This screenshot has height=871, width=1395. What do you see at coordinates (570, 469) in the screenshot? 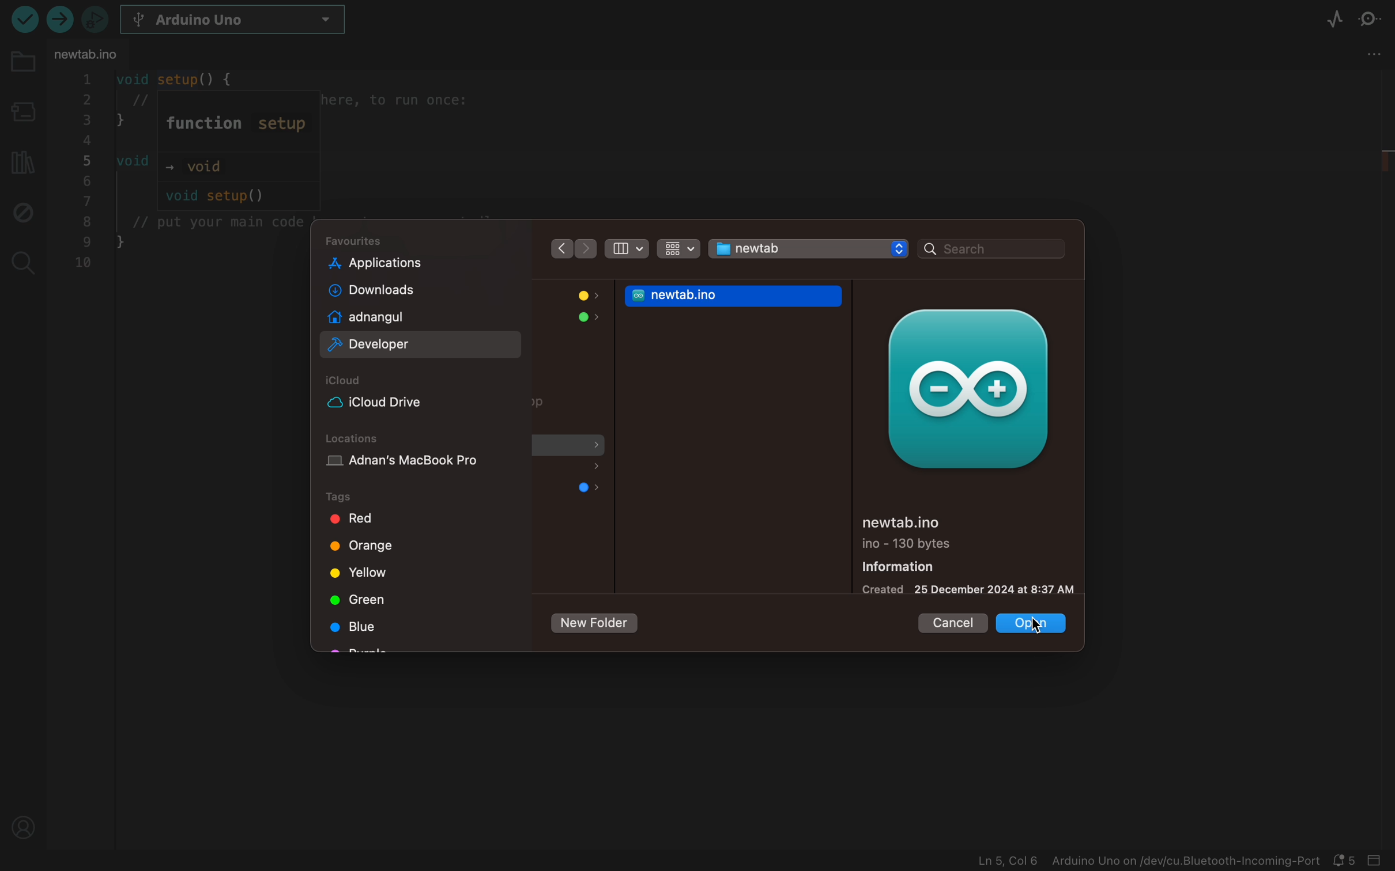
I see `file` at bounding box center [570, 469].